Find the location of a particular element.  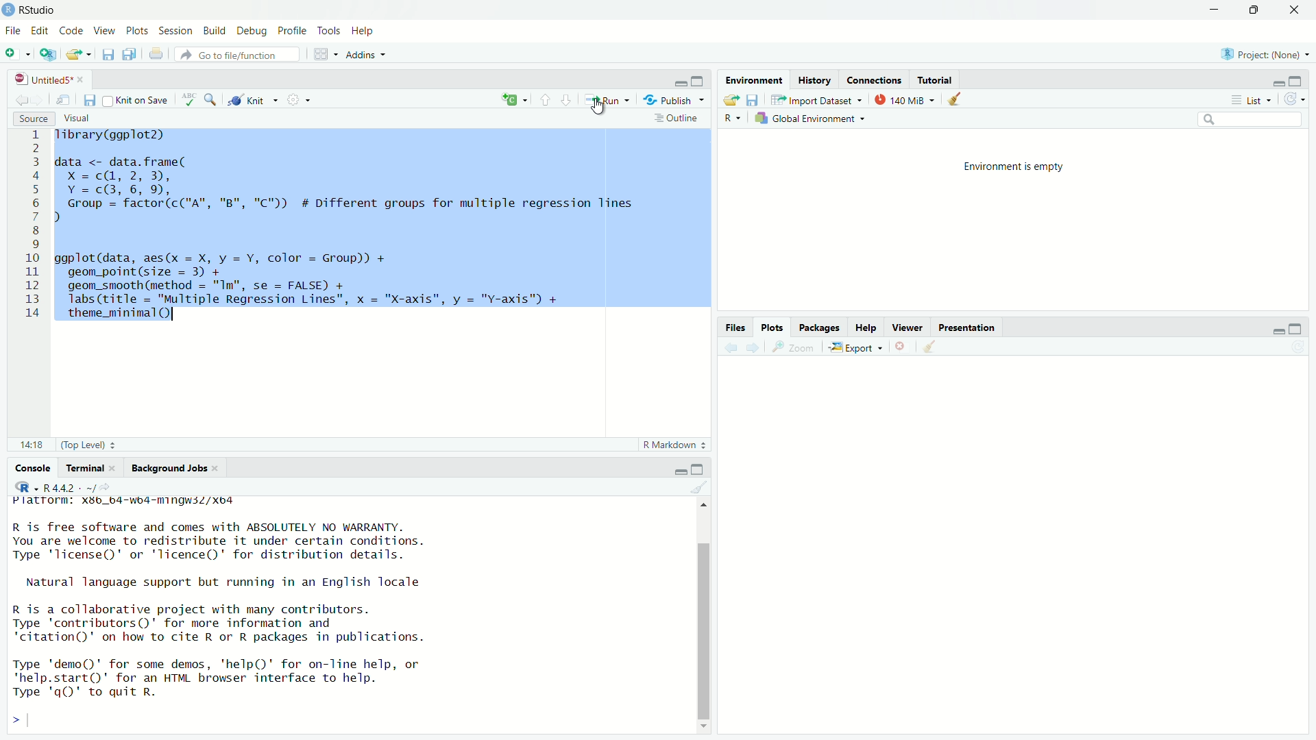

Tools is located at coordinates (331, 32).